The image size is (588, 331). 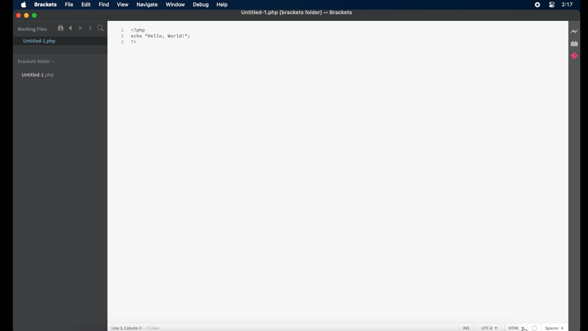 What do you see at coordinates (39, 75) in the screenshot?
I see `untitled-1 ph` at bounding box center [39, 75].